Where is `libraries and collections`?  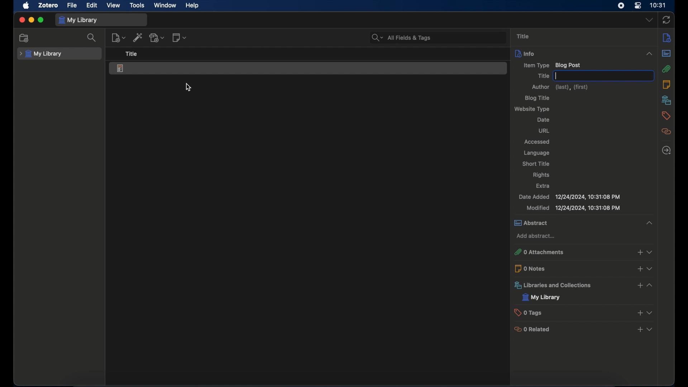
libraries and collections is located at coordinates (585, 285).